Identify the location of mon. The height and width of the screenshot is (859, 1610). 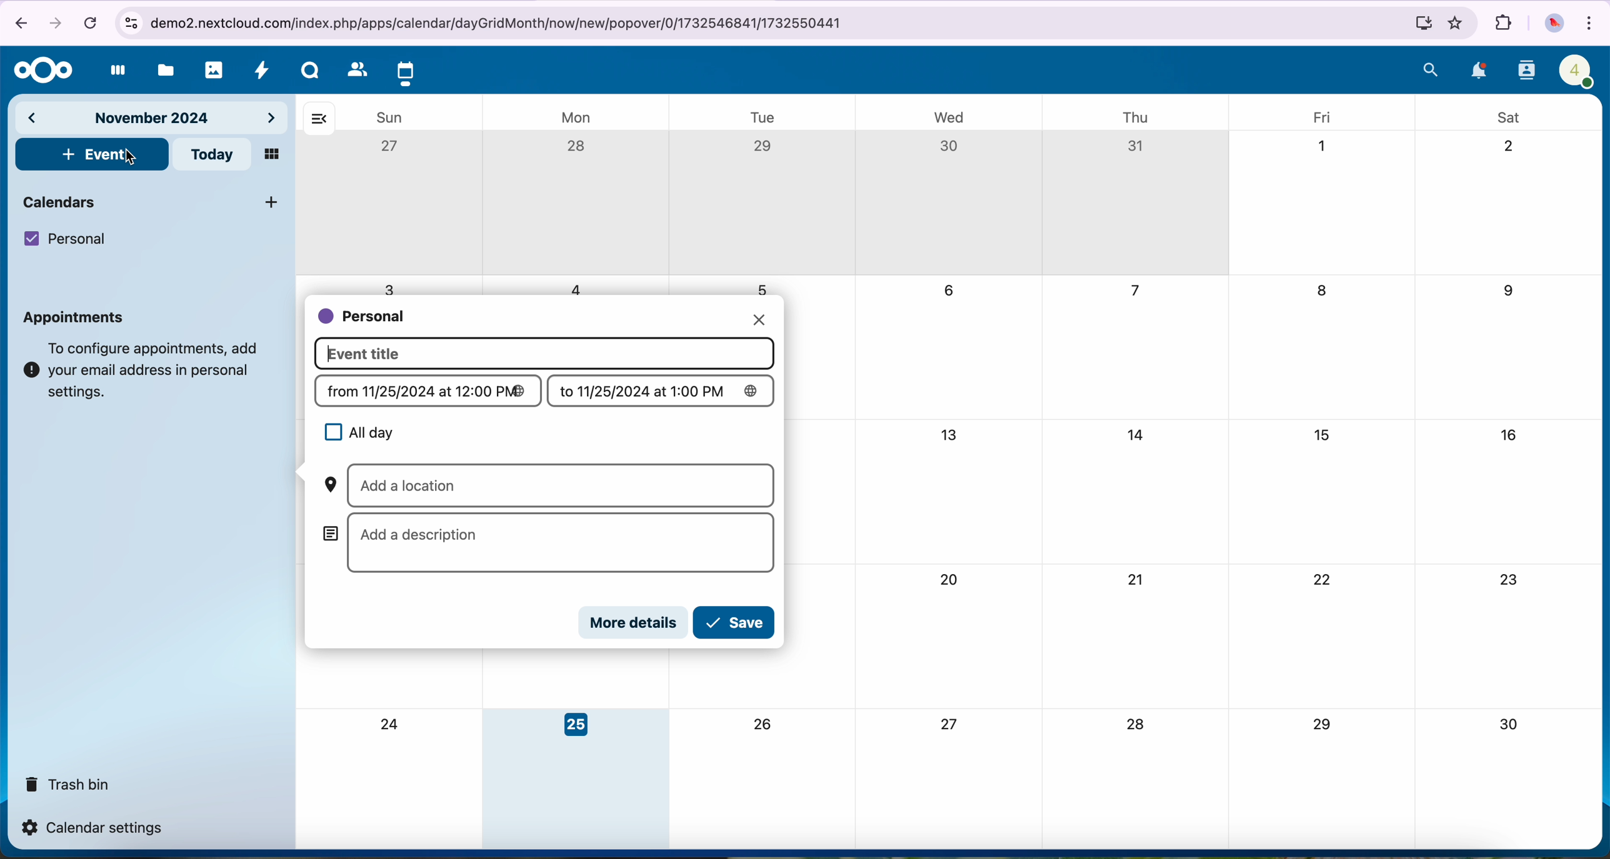
(579, 117).